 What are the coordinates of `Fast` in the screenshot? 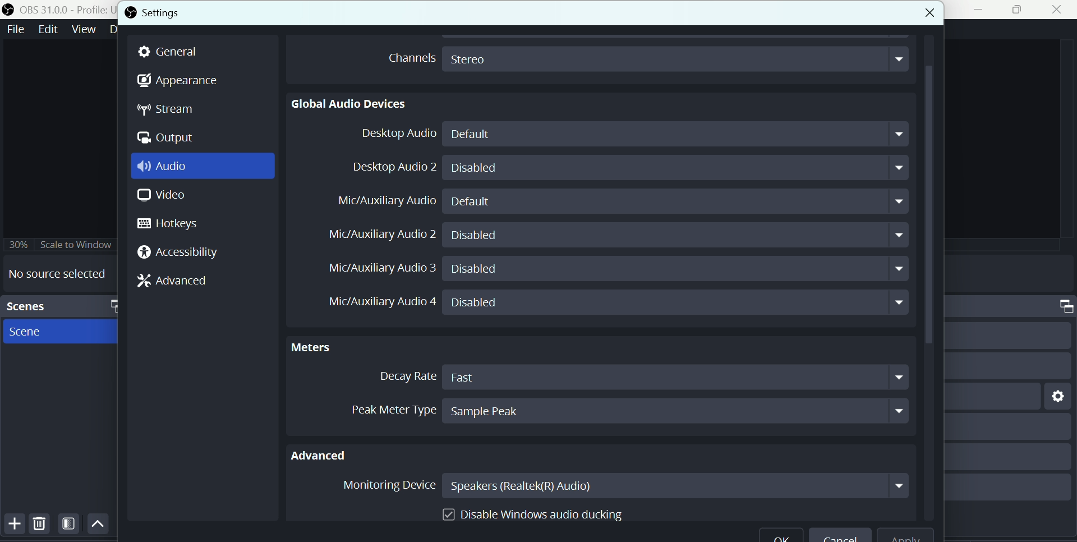 It's located at (676, 376).